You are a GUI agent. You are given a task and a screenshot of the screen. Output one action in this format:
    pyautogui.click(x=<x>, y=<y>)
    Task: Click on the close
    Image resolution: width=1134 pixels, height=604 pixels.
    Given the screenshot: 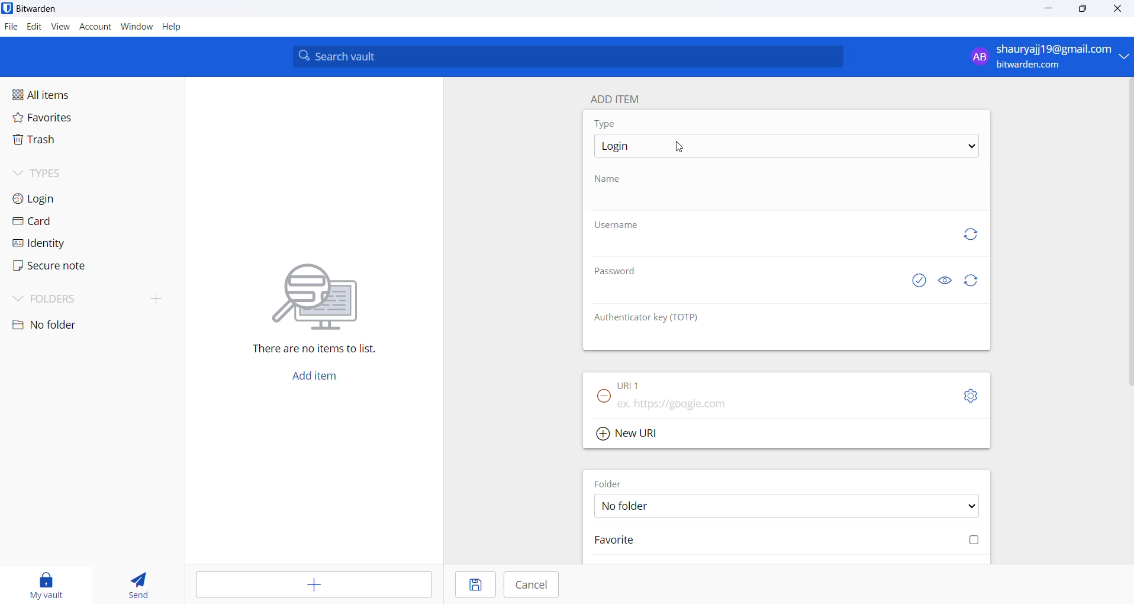 What is the action you would take?
    pyautogui.click(x=1121, y=9)
    